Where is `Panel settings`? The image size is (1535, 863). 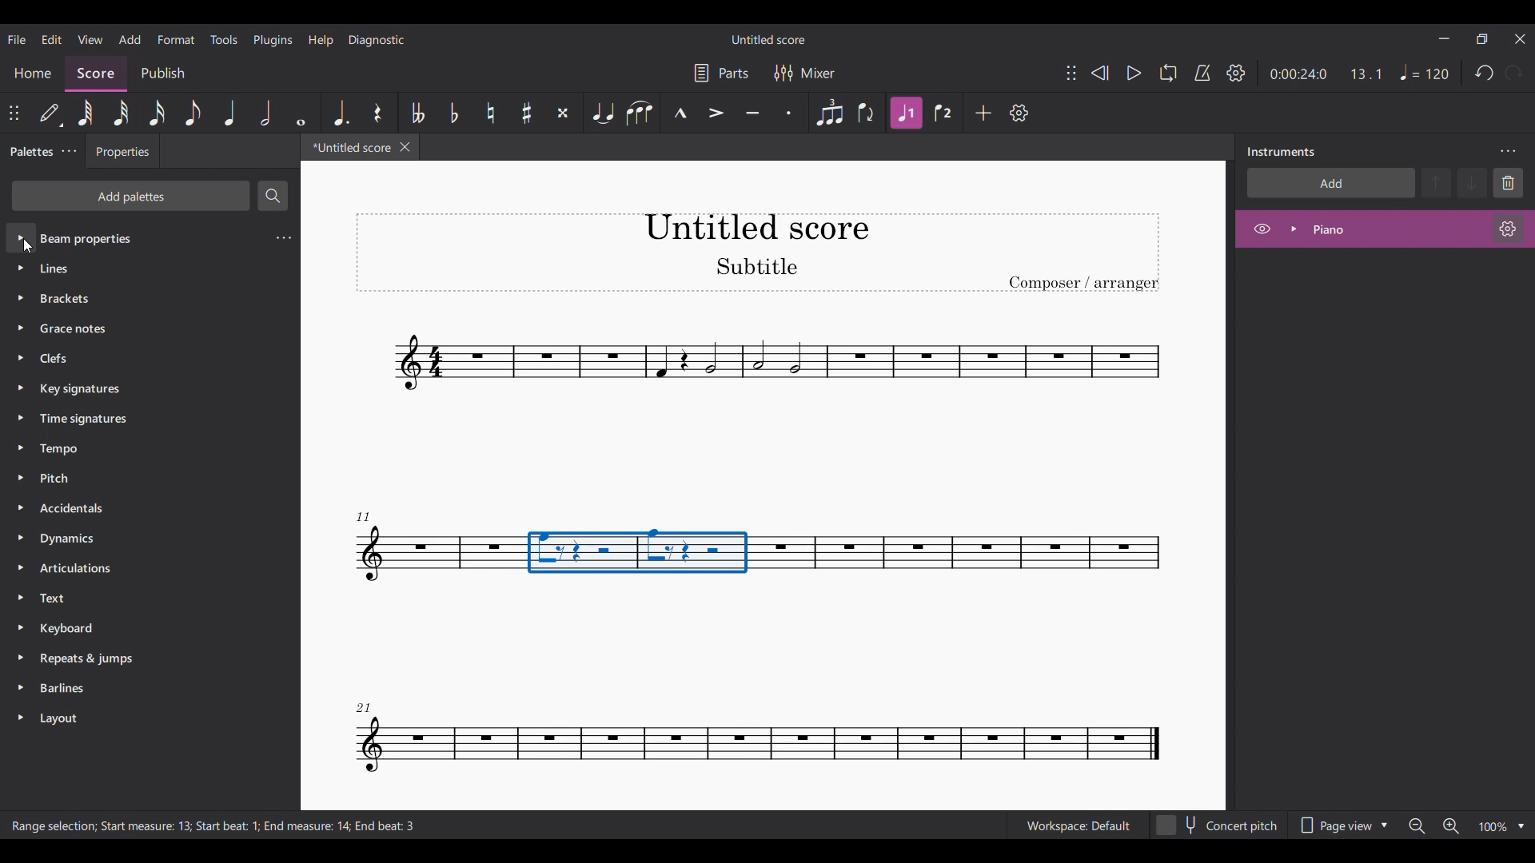
Panel settings is located at coordinates (1508, 152).